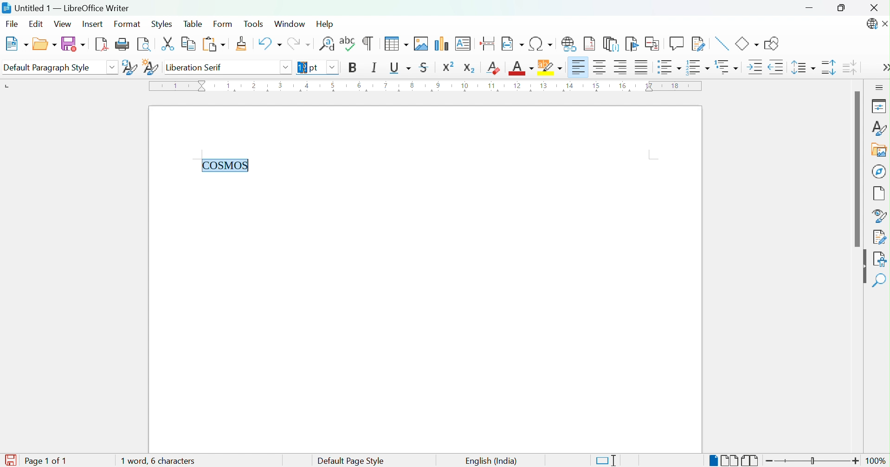 Image resolution: width=890 pixels, height=467 pixels. What do you see at coordinates (470, 66) in the screenshot?
I see `Subscript` at bounding box center [470, 66].